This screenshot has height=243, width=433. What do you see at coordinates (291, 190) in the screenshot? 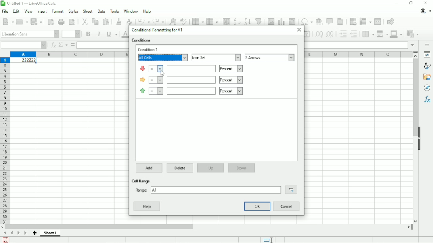
I see `Shrink` at bounding box center [291, 190].